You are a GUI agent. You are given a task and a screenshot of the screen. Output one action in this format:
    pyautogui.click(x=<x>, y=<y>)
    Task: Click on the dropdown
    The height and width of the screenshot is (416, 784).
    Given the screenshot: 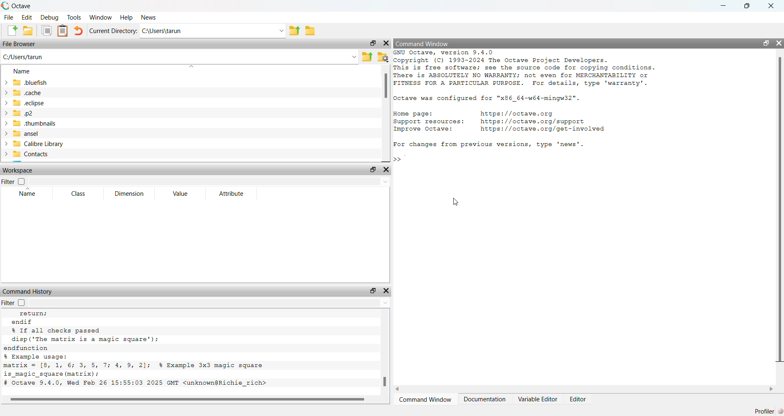 What is the action you would take?
    pyautogui.click(x=353, y=57)
    